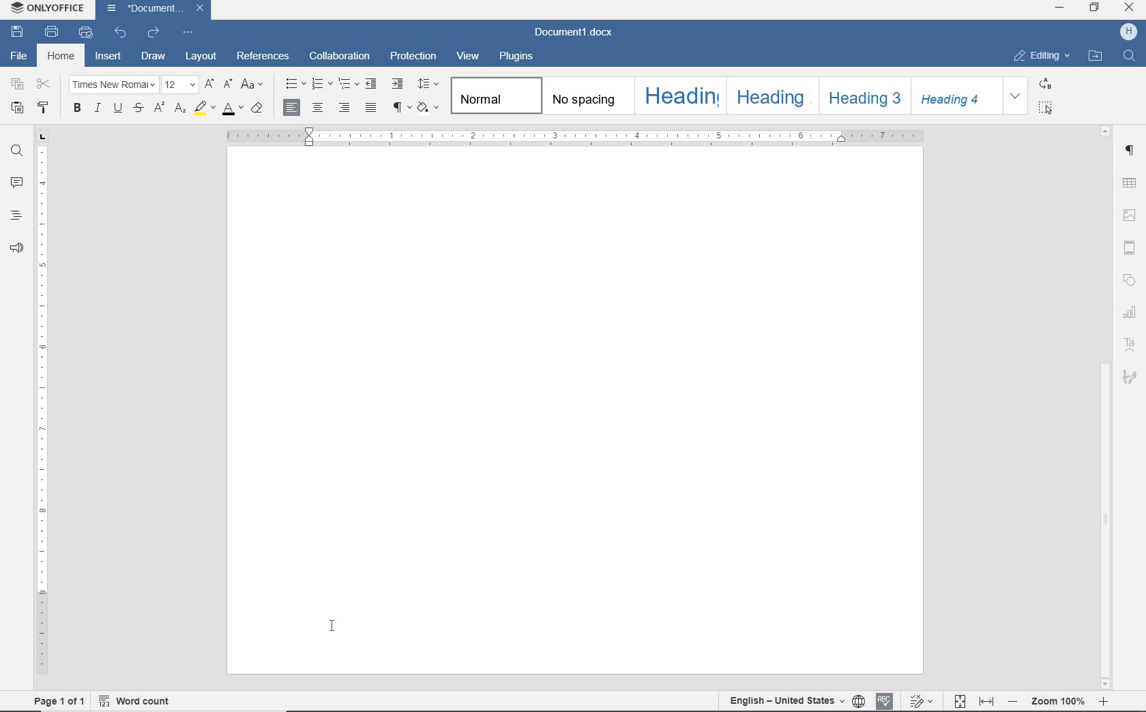 The image size is (1146, 712). Describe the element at coordinates (153, 57) in the screenshot. I see `draw` at that location.